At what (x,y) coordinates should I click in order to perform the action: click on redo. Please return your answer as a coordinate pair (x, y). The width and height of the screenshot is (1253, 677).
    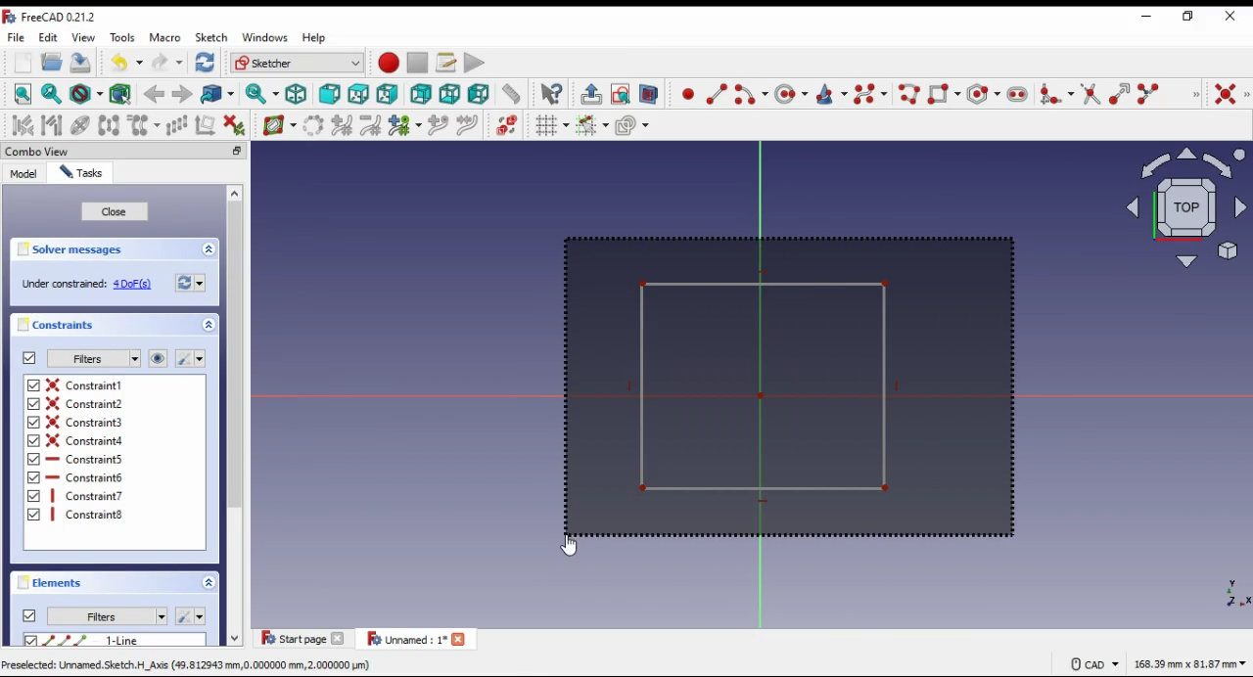
    Looking at the image, I should click on (167, 63).